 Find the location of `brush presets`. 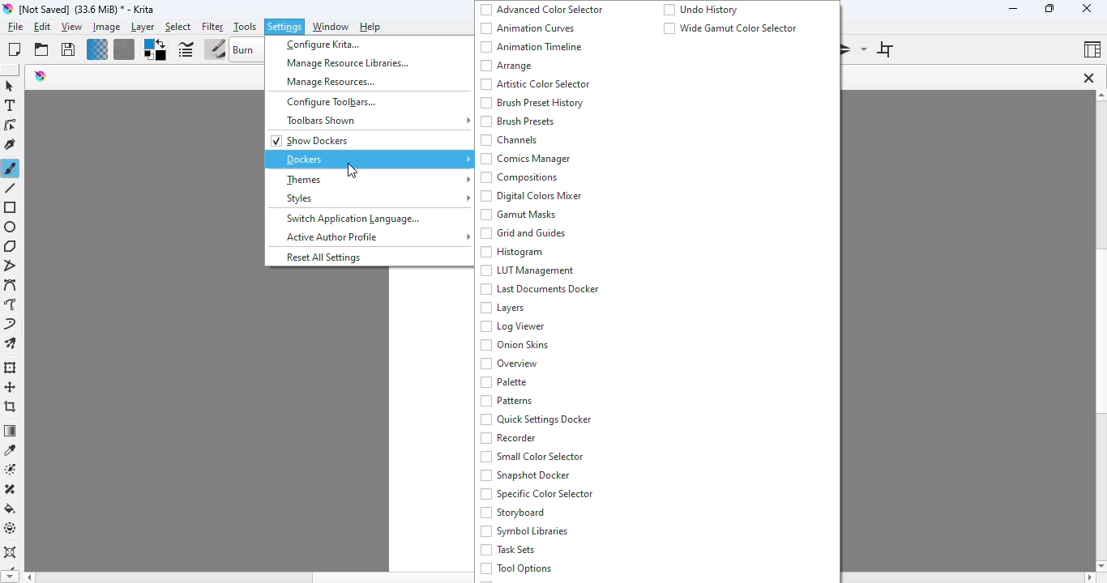

brush presets is located at coordinates (518, 121).